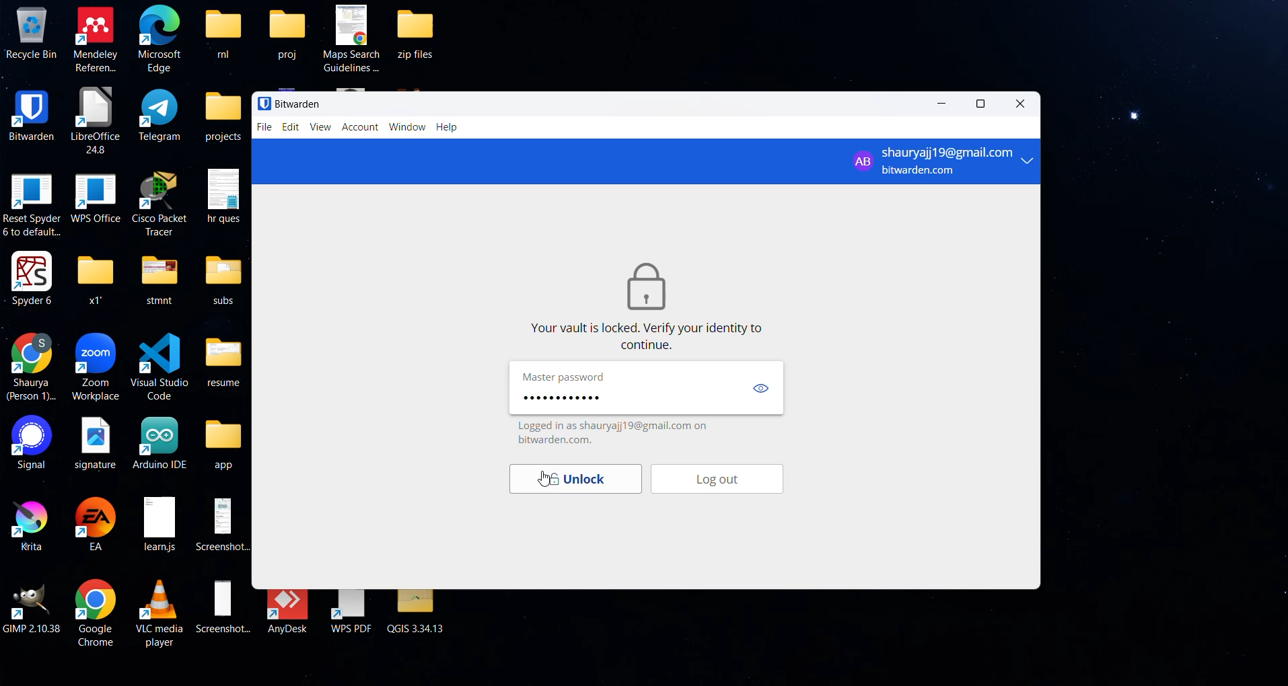 The height and width of the screenshot is (686, 1288). What do you see at coordinates (97, 524) in the screenshot?
I see `EA` at bounding box center [97, 524].